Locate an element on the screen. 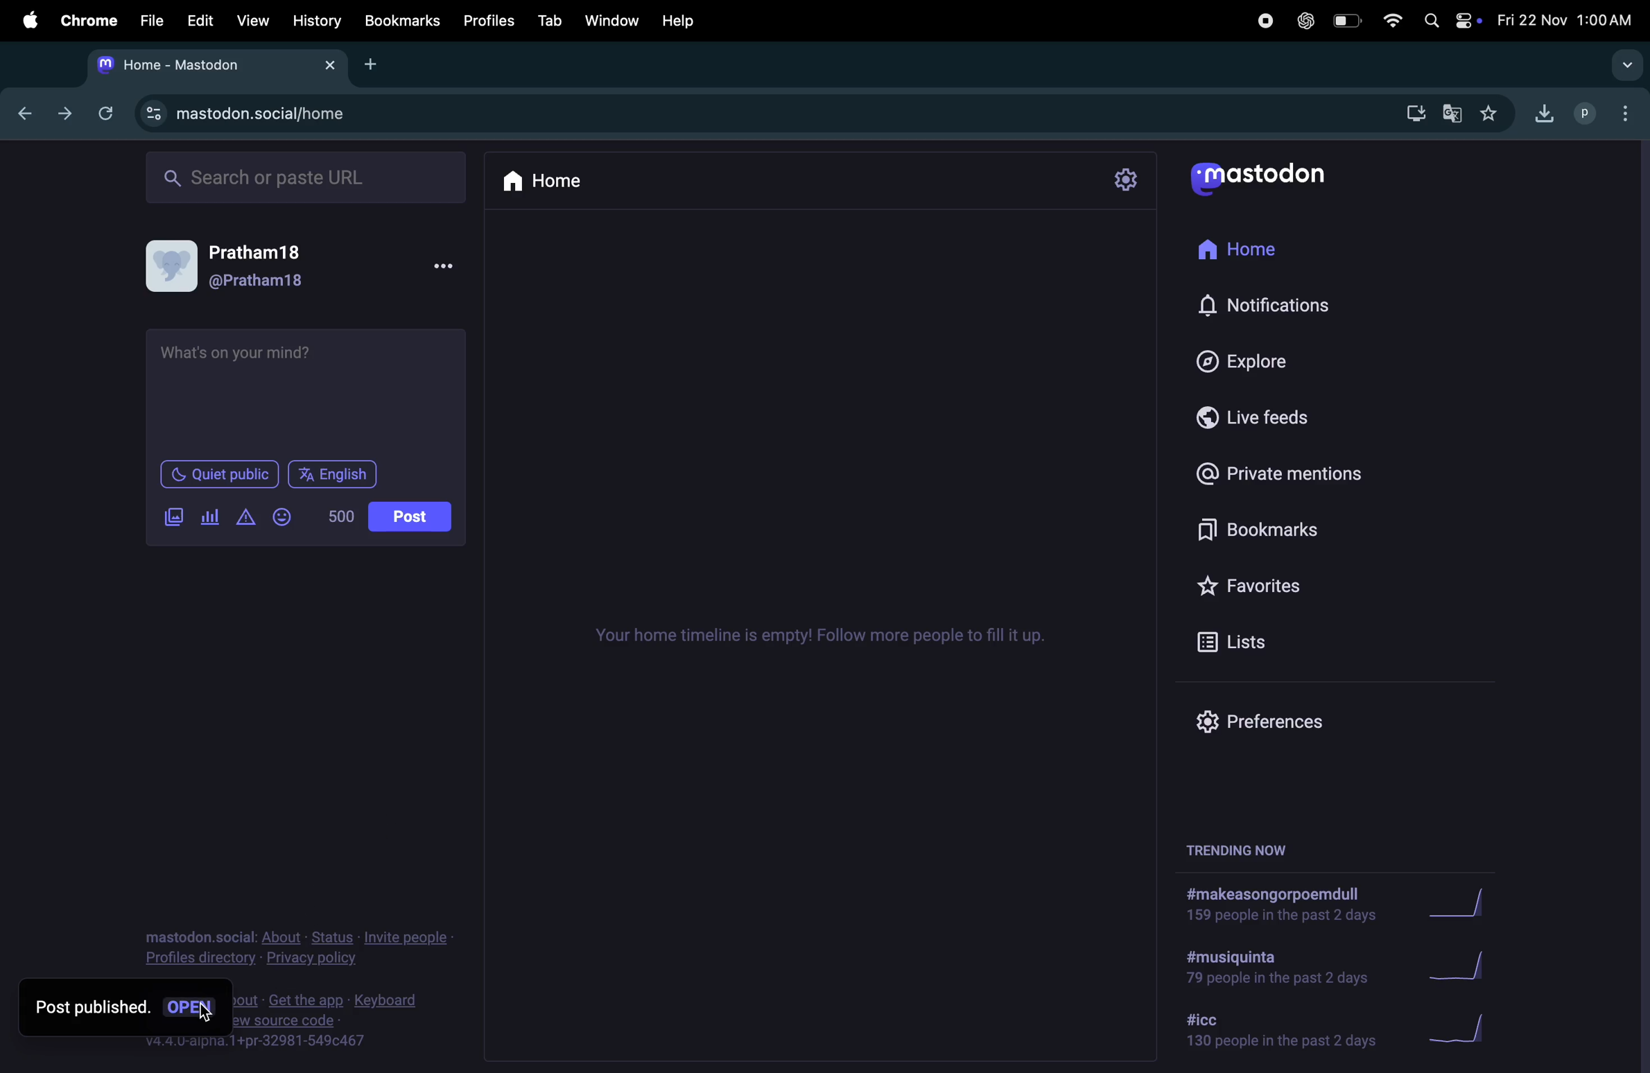 Image resolution: width=1650 pixels, height=1073 pixels. status is located at coordinates (335, 938).